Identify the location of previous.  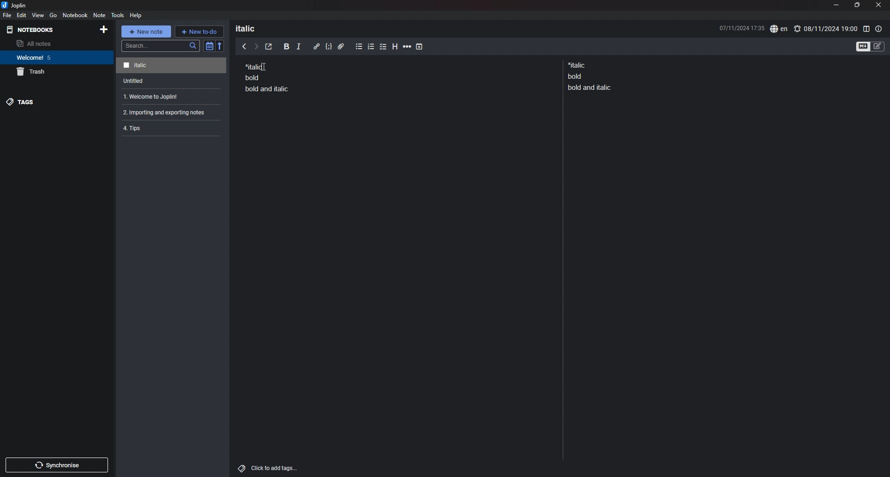
(244, 46).